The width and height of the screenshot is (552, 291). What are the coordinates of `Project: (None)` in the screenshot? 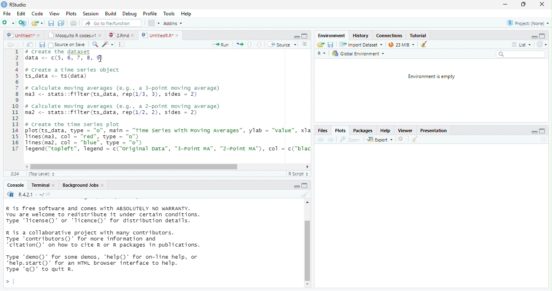 It's located at (528, 23).